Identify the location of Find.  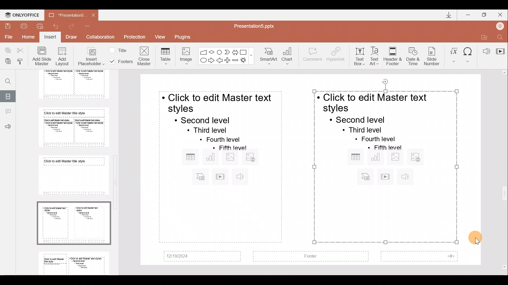
(501, 36).